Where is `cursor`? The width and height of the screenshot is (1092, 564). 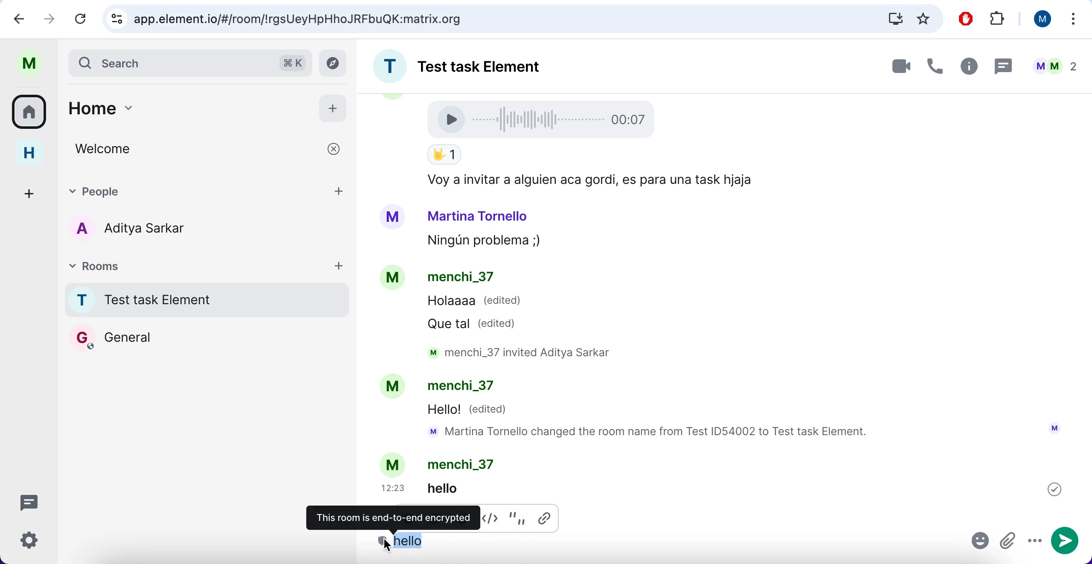
cursor is located at coordinates (383, 547).